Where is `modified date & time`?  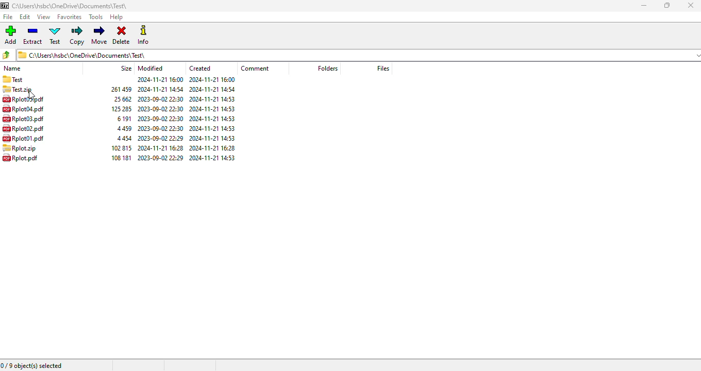
modified date & time is located at coordinates (160, 158).